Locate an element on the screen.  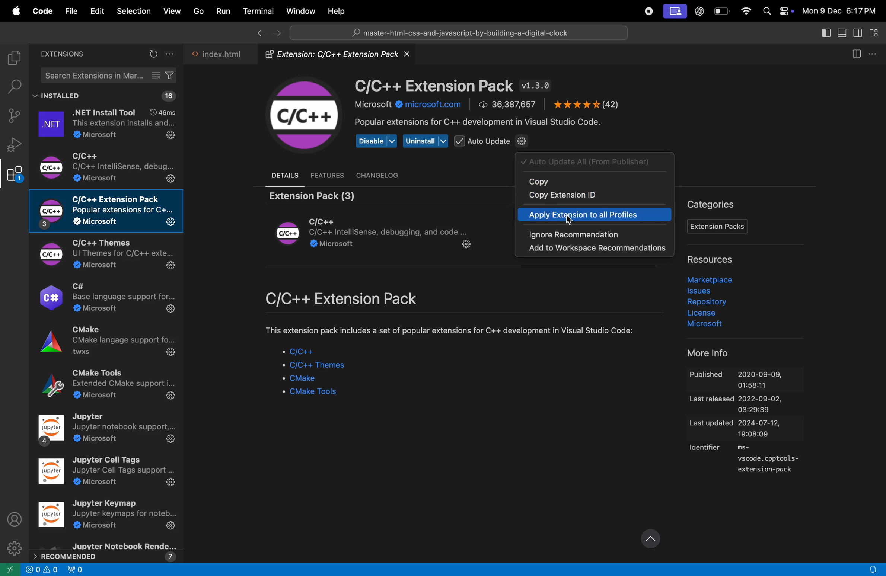
Extension folder is located at coordinates (336, 55).